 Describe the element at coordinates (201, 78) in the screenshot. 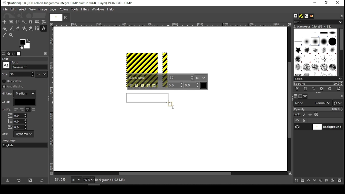

I see `units` at that location.